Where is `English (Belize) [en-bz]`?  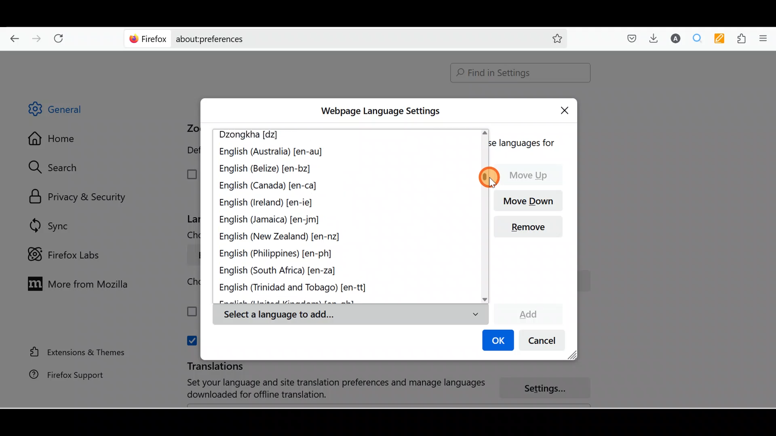
English (Belize) [en-bz] is located at coordinates (265, 170).